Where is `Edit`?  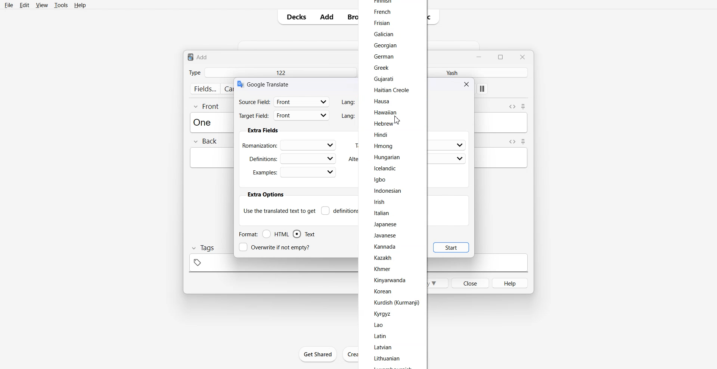
Edit is located at coordinates (24, 5).